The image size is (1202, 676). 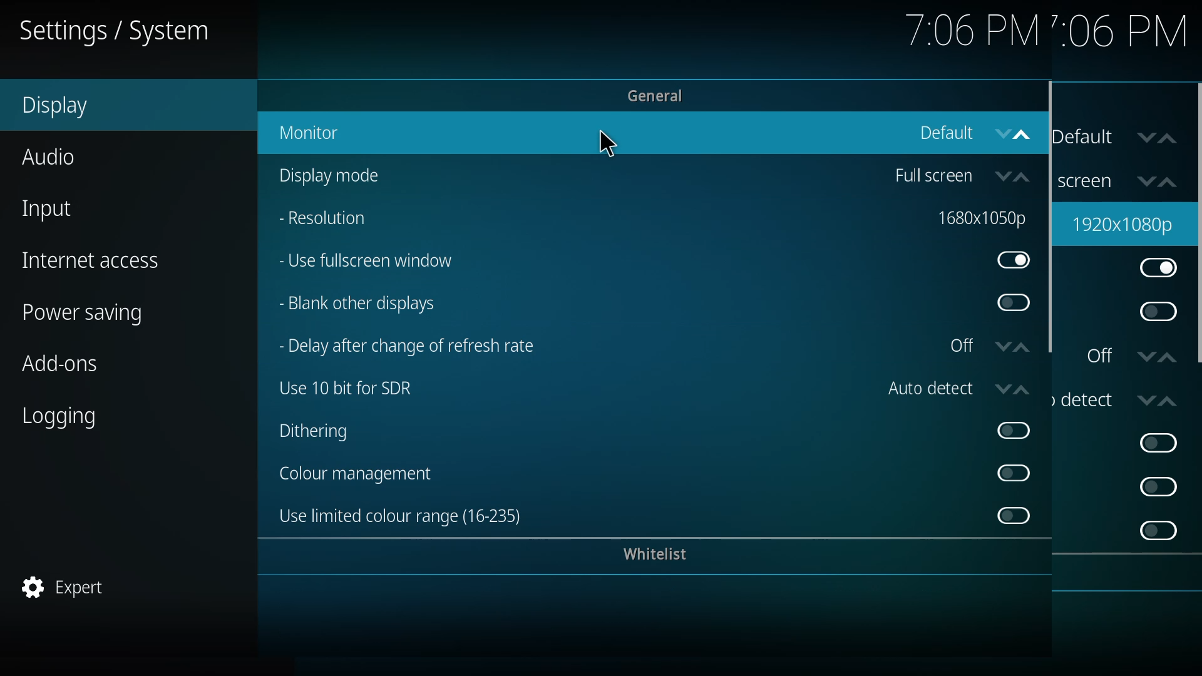 What do you see at coordinates (436, 342) in the screenshot?
I see `delay after change of refresh rate` at bounding box center [436, 342].